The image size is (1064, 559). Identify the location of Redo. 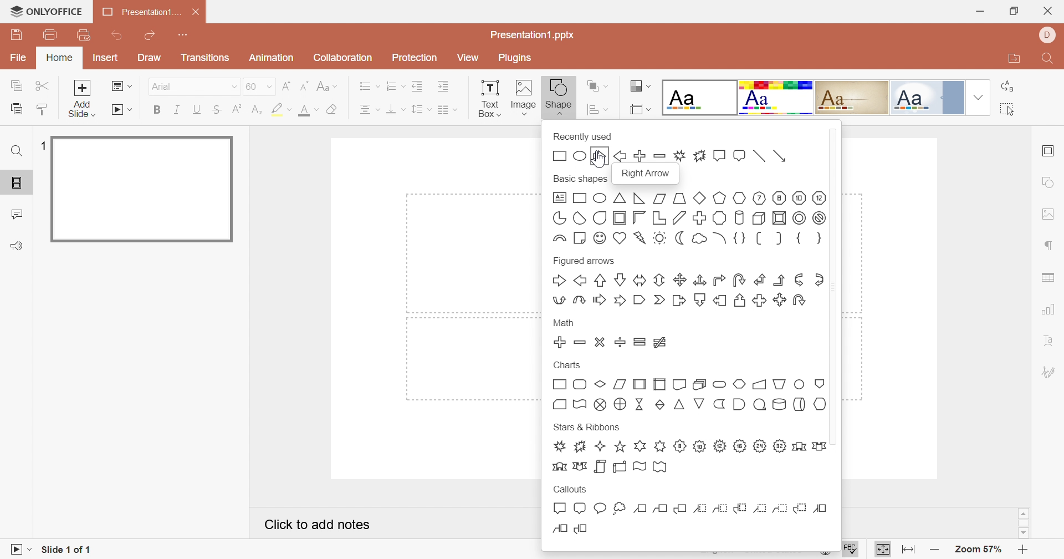
(149, 36).